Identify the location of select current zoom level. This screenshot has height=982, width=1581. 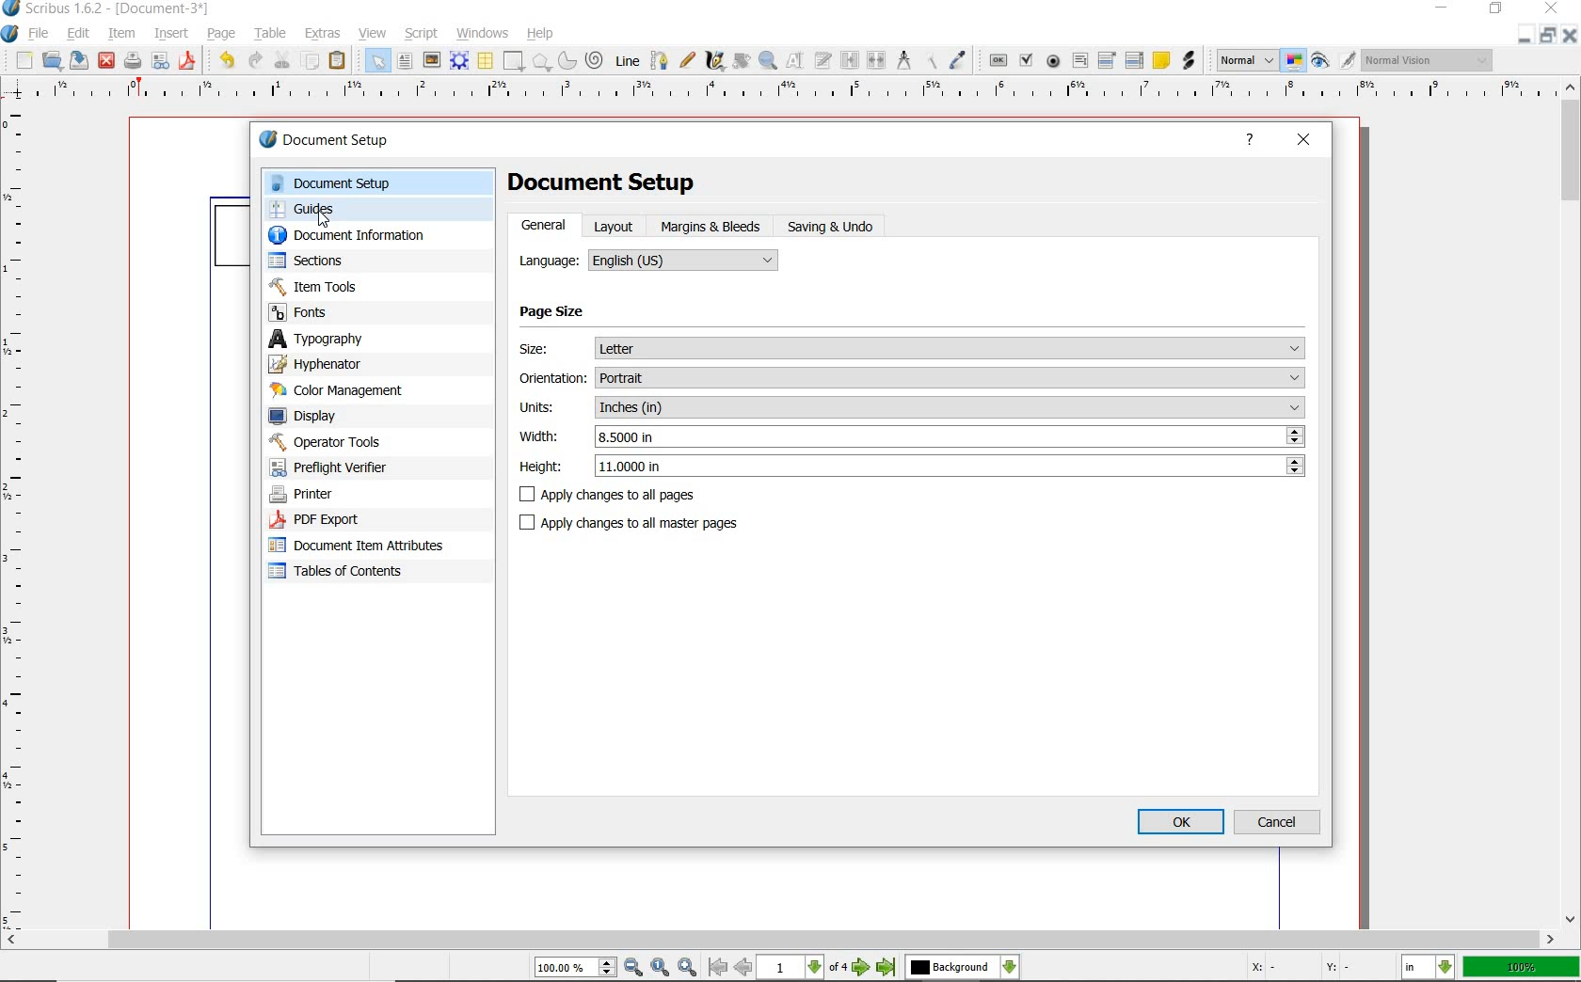
(577, 967).